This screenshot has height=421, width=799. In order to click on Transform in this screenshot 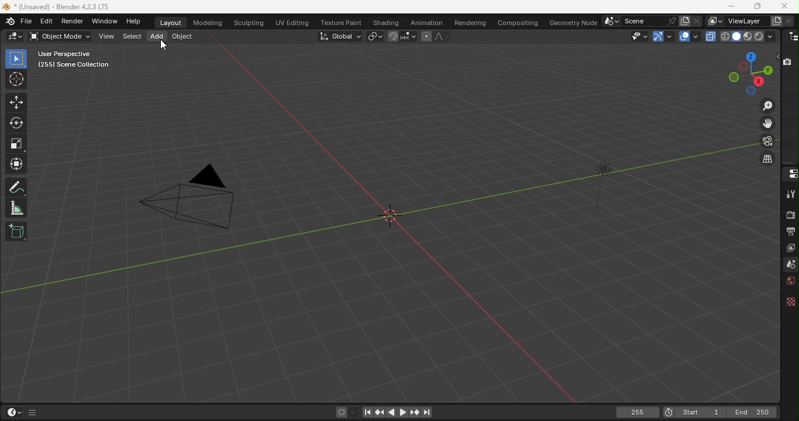, I will do `click(16, 165)`.